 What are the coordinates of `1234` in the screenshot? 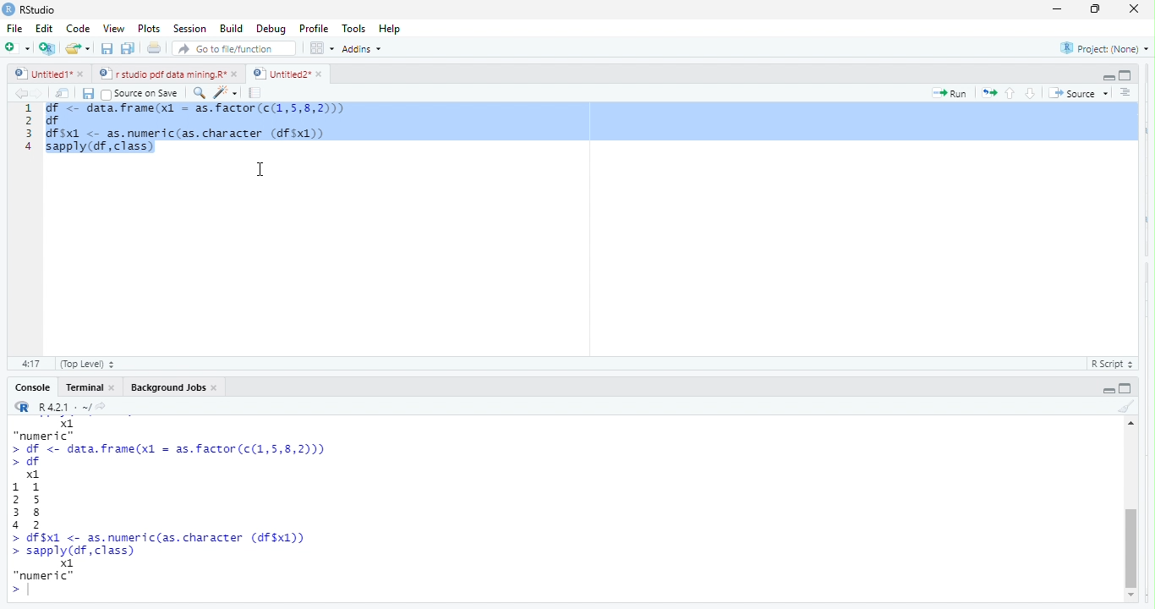 It's located at (22, 131).